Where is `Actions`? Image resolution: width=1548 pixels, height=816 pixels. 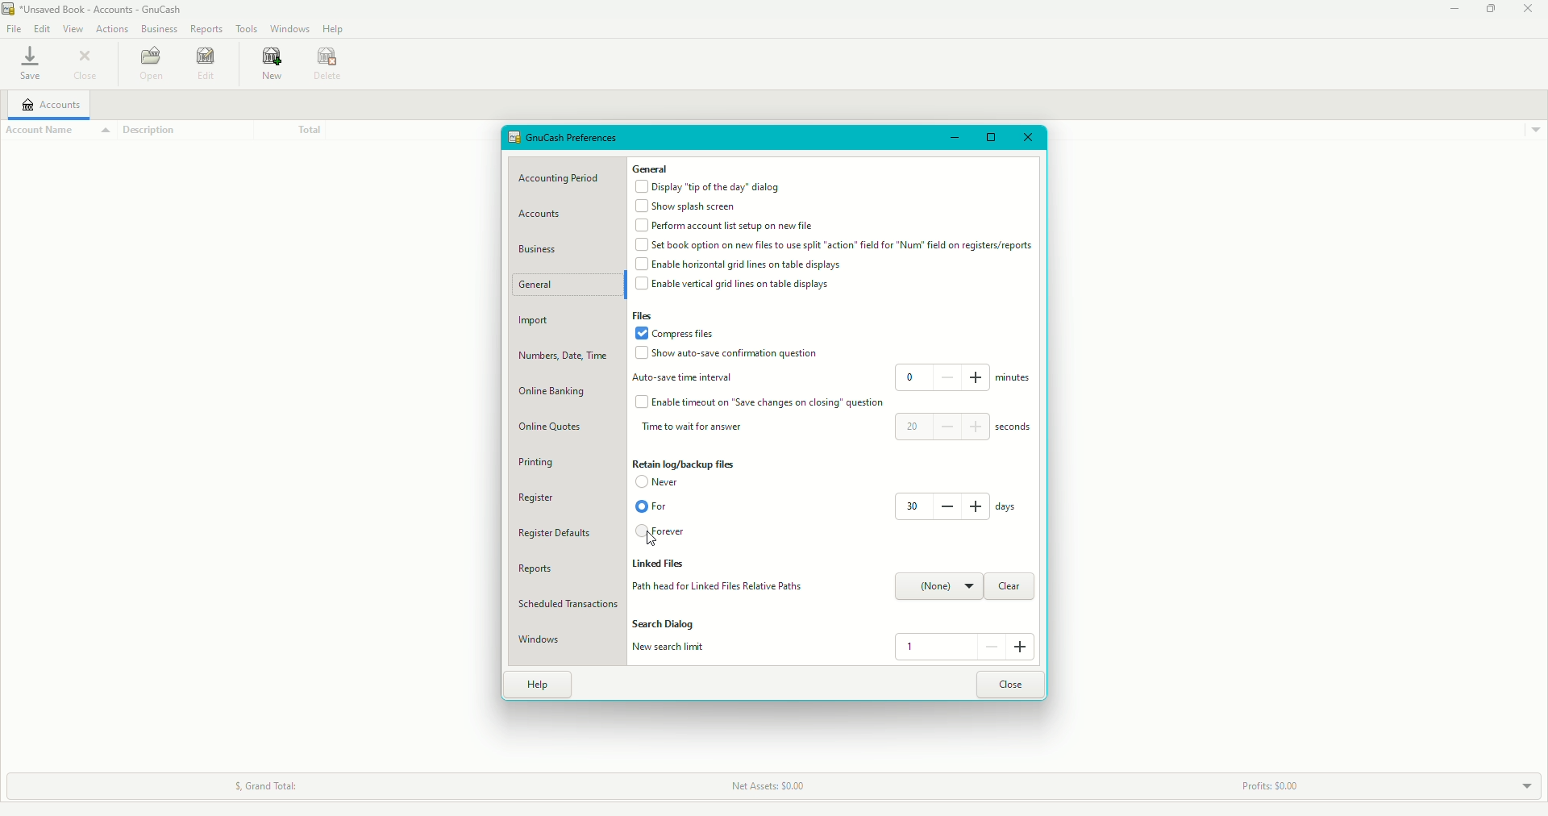 Actions is located at coordinates (113, 30).